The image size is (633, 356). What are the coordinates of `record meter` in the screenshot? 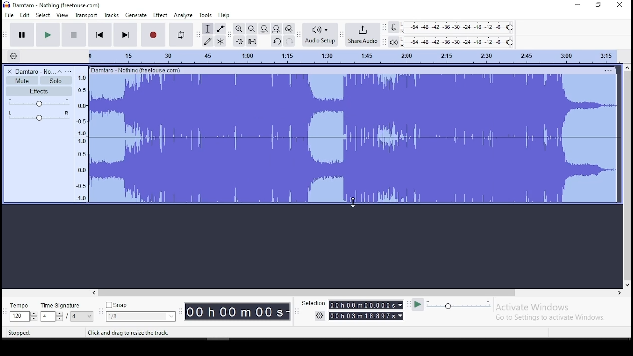 It's located at (394, 28).